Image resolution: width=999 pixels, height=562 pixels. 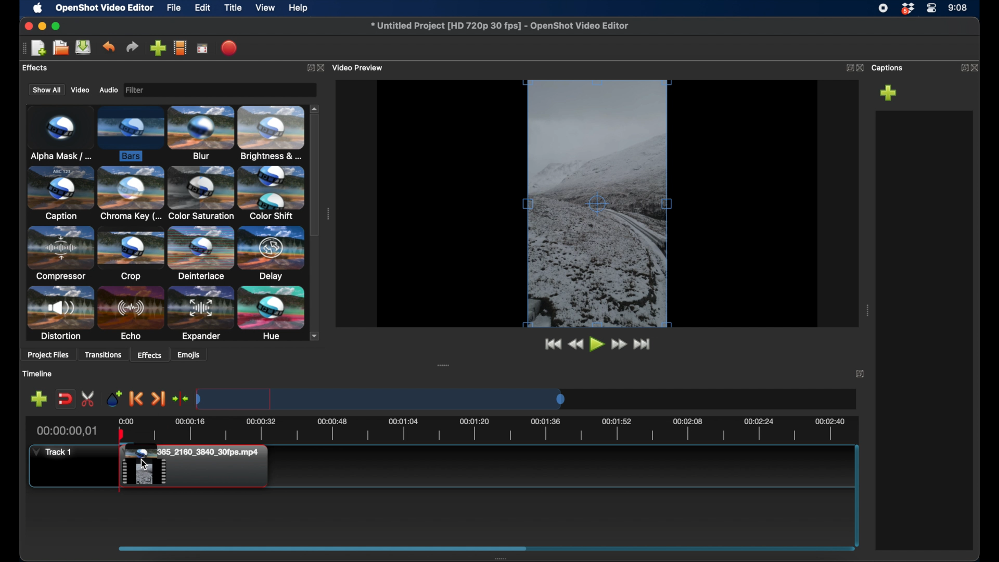 I want to click on previous marker, so click(x=137, y=399).